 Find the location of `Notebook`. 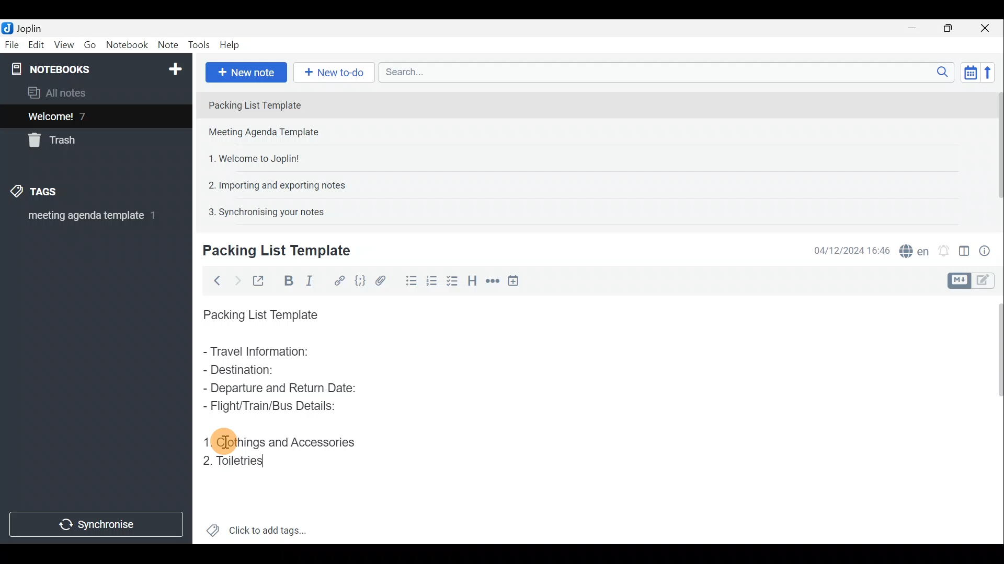

Notebook is located at coordinates (95, 68).